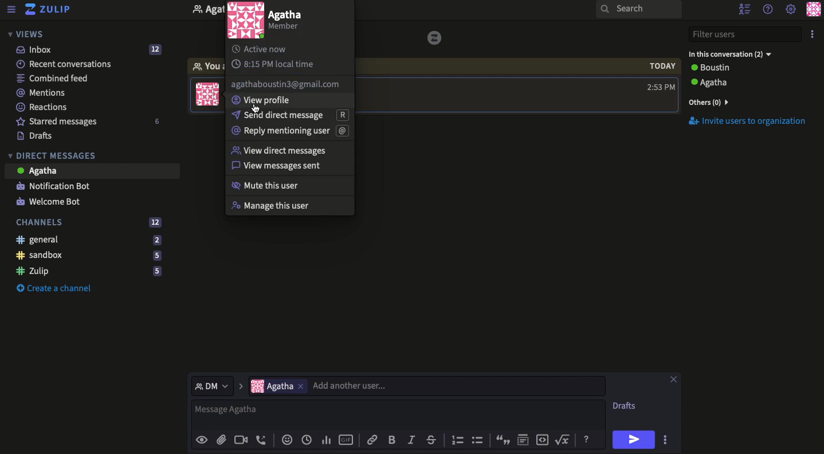 The width and height of the screenshot is (824, 454). What do you see at coordinates (587, 439) in the screenshot?
I see `Help` at bounding box center [587, 439].